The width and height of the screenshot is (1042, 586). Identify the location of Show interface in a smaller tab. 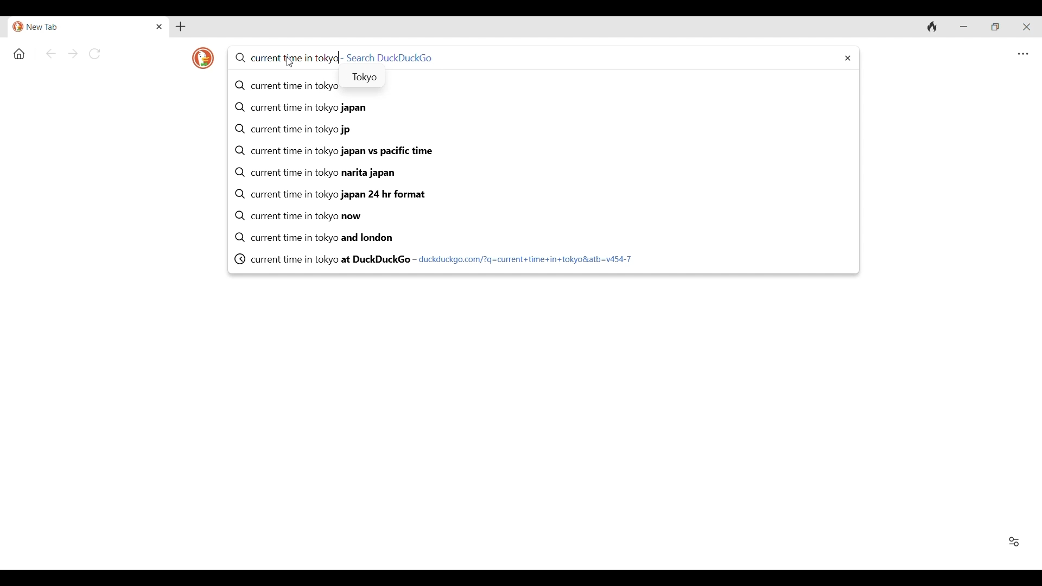
(995, 27).